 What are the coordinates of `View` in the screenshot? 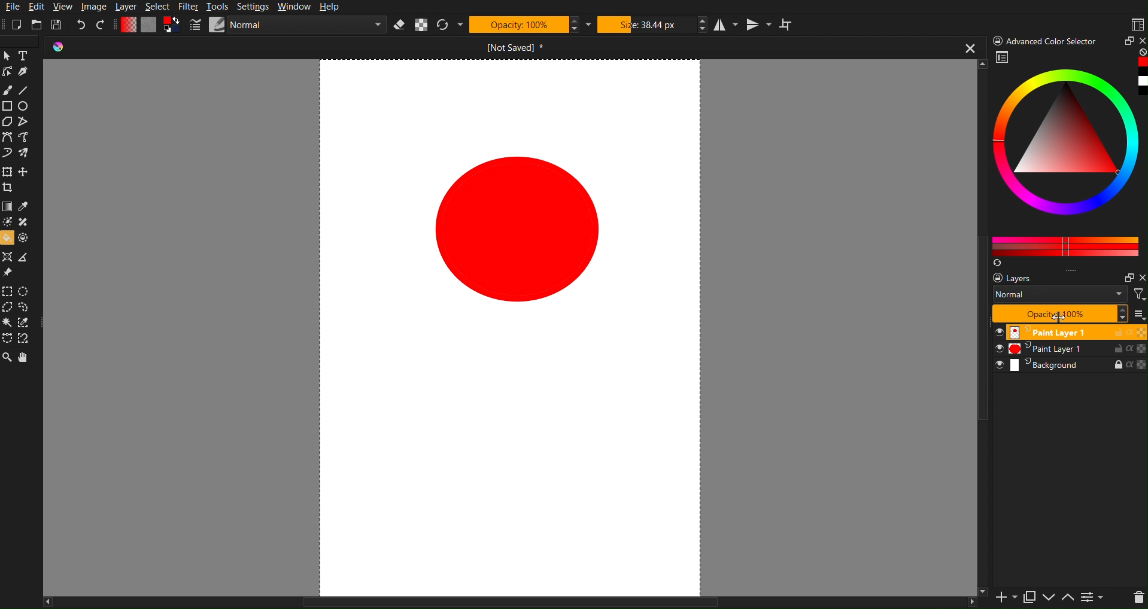 It's located at (63, 8).